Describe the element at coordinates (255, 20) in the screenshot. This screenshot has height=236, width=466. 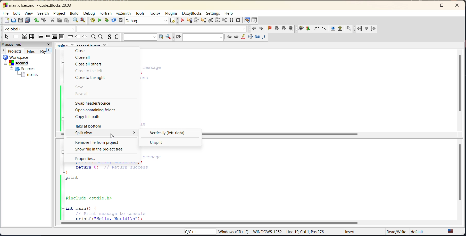
I see `various info` at that location.